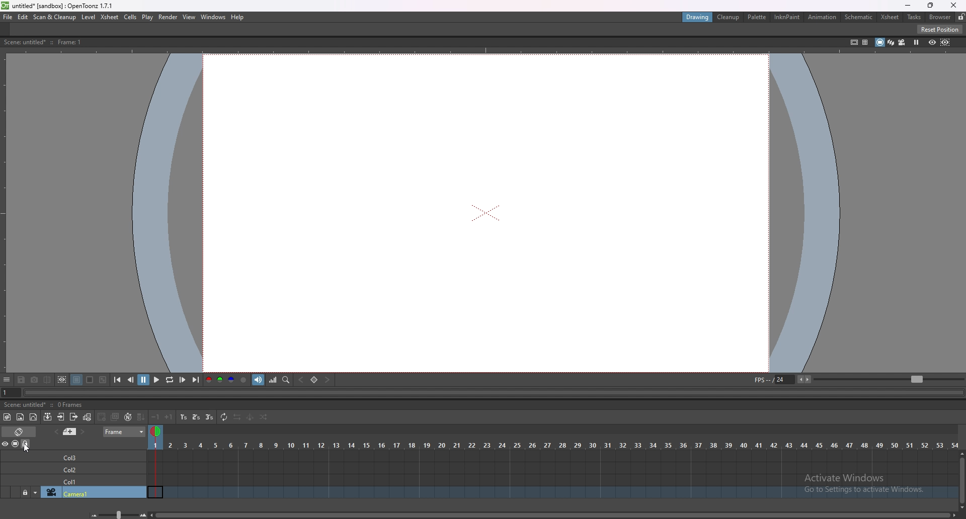 The image size is (966, 519). I want to click on schematic, so click(859, 17).